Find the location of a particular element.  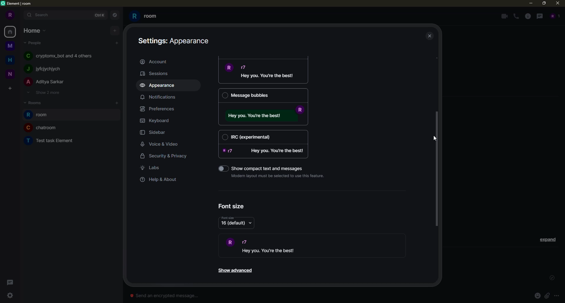

font size is located at coordinates (232, 206).